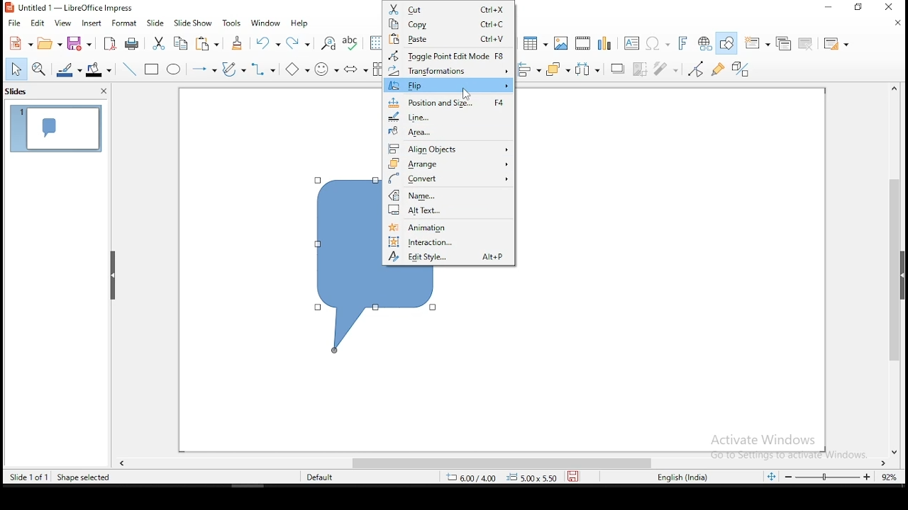  I want to click on arrange, so click(448, 163).